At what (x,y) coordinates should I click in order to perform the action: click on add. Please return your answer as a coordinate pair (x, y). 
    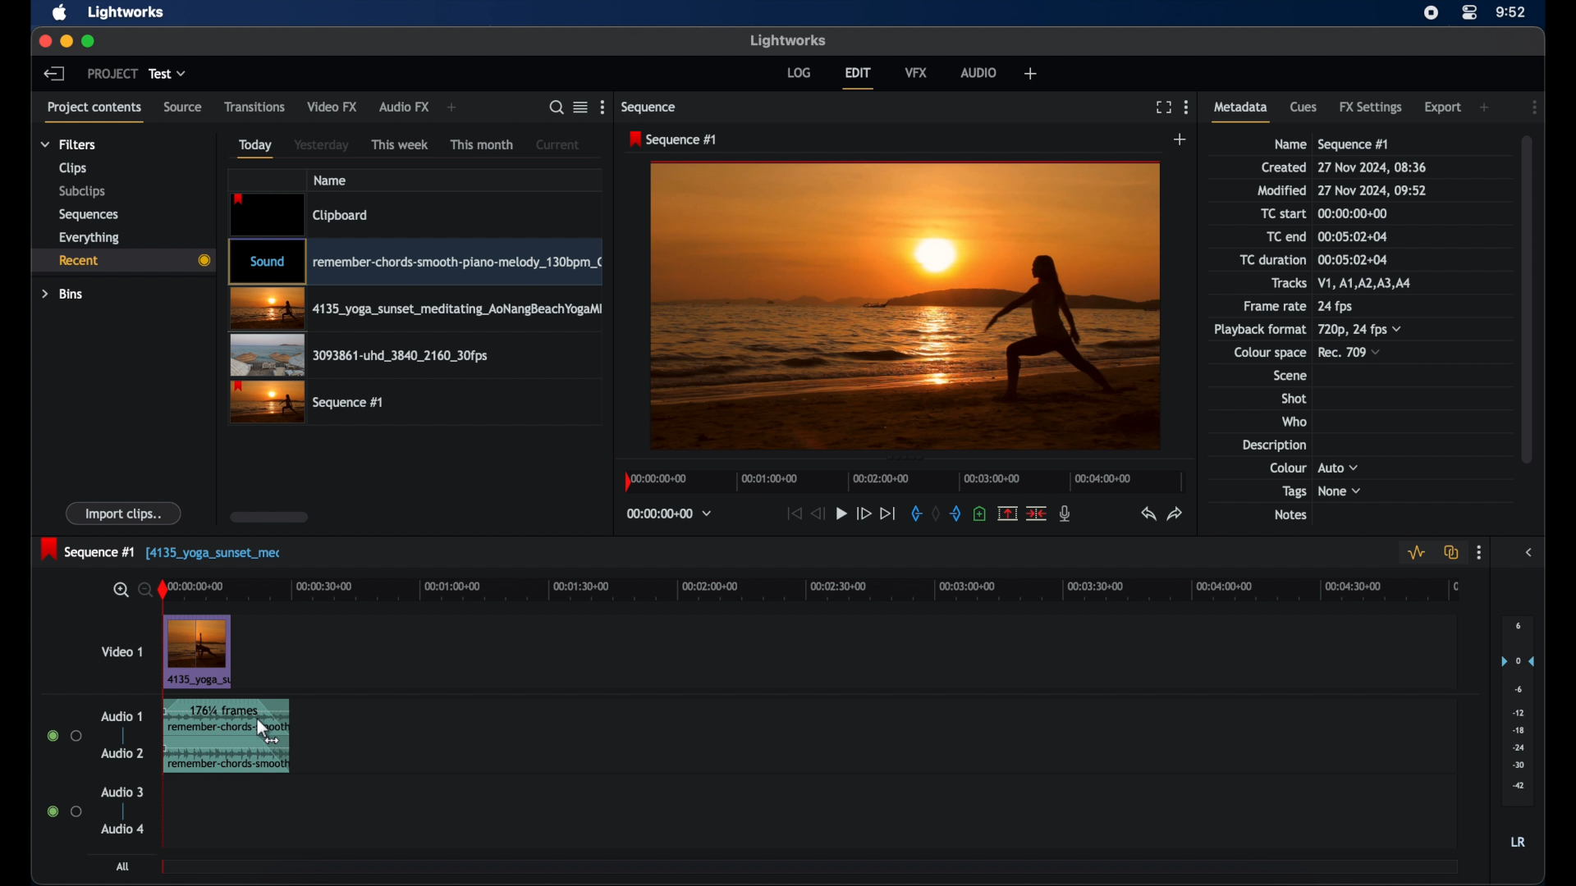
    Looking at the image, I should click on (1030, 74).